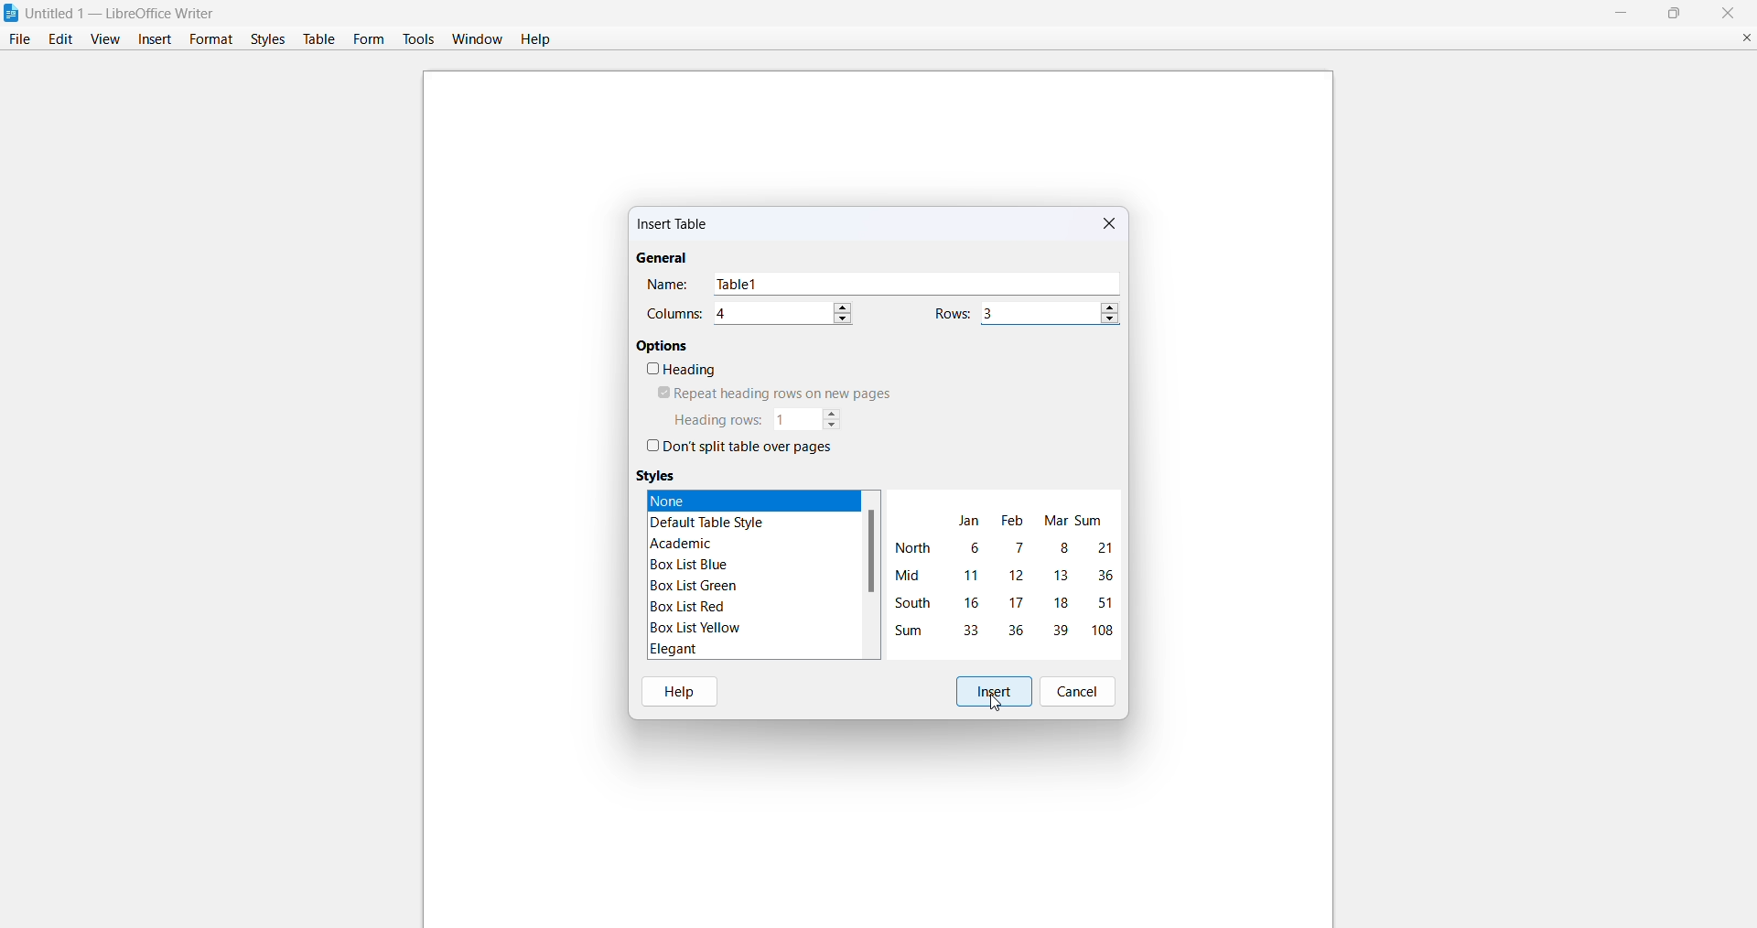 This screenshot has height=928, width=1757. What do you see at coordinates (833, 426) in the screenshot?
I see `decrease heading rows` at bounding box center [833, 426].